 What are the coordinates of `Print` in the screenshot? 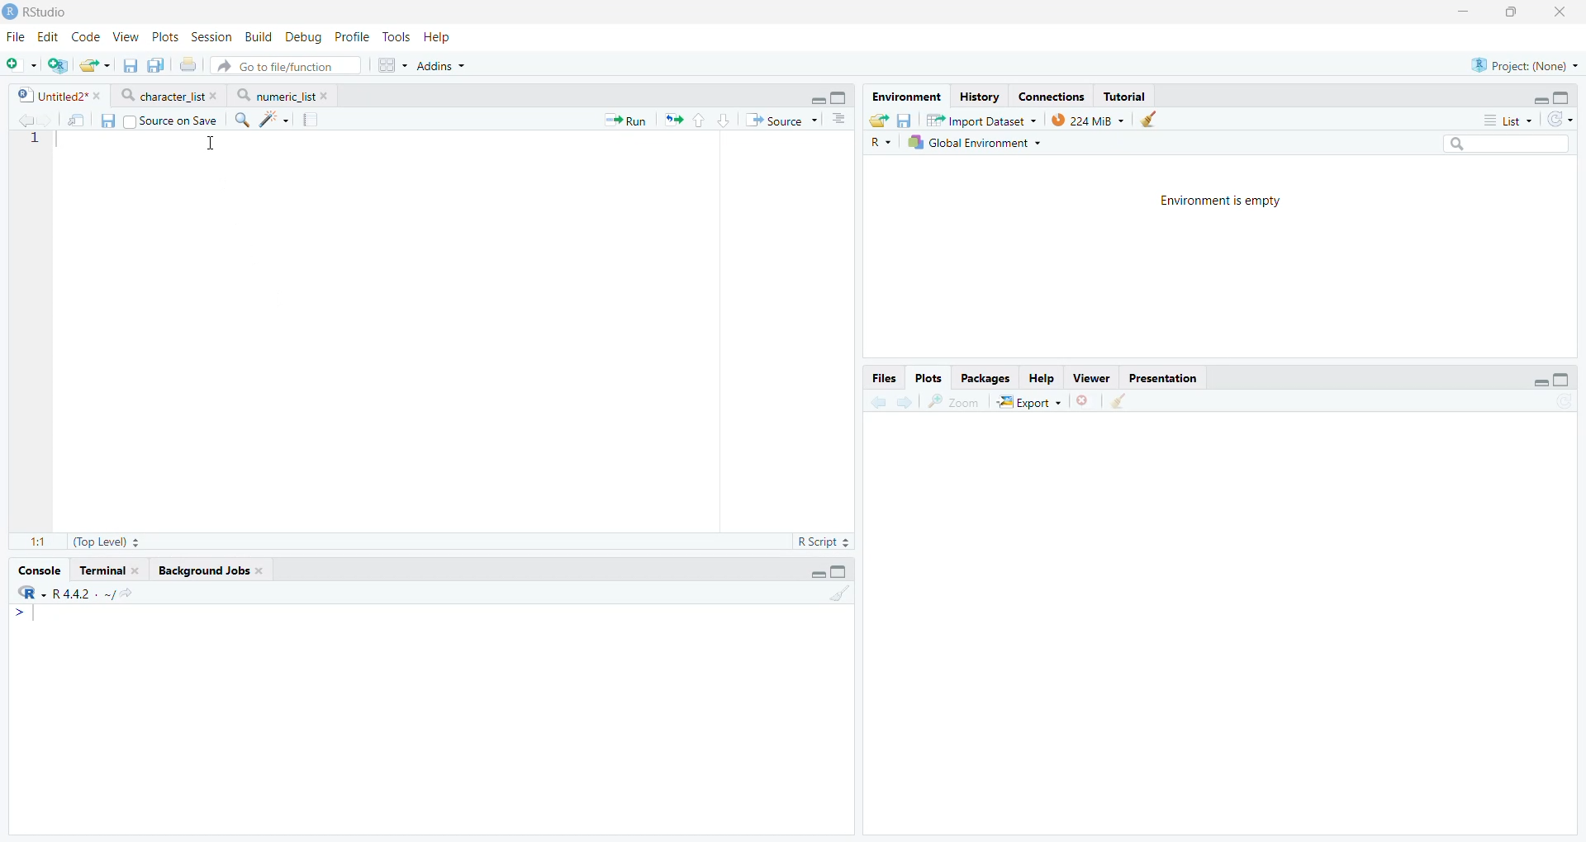 It's located at (188, 64).